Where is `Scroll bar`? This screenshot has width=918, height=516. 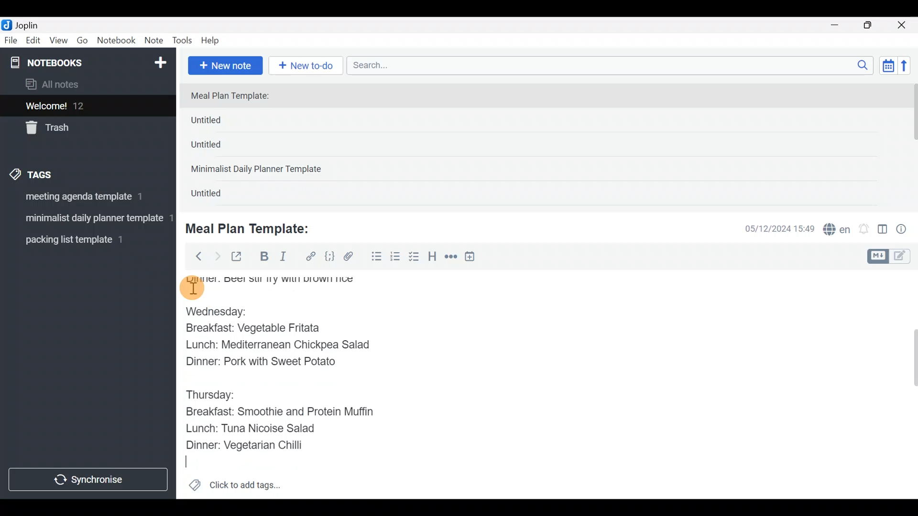 Scroll bar is located at coordinates (908, 384).